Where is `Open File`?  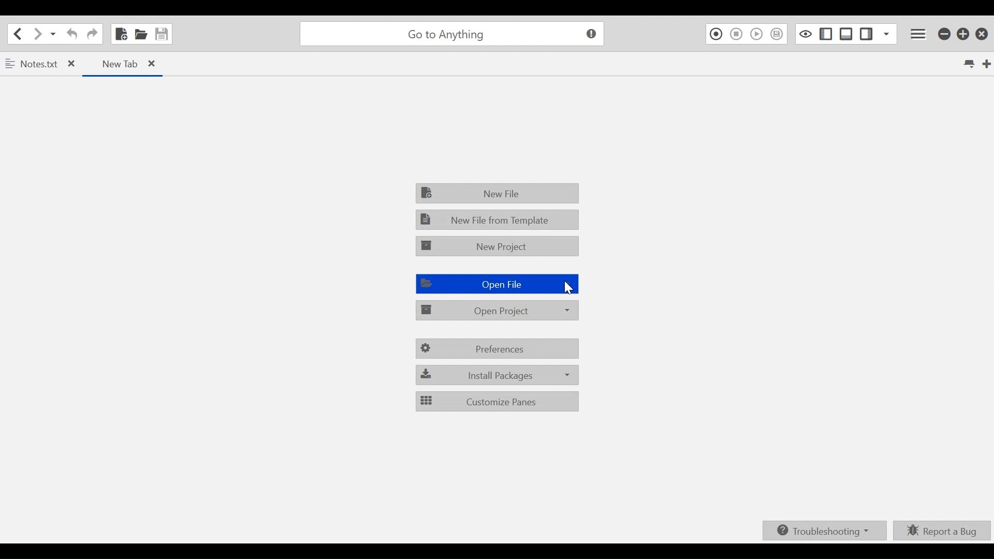 Open File is located at coordinates (140, 34).